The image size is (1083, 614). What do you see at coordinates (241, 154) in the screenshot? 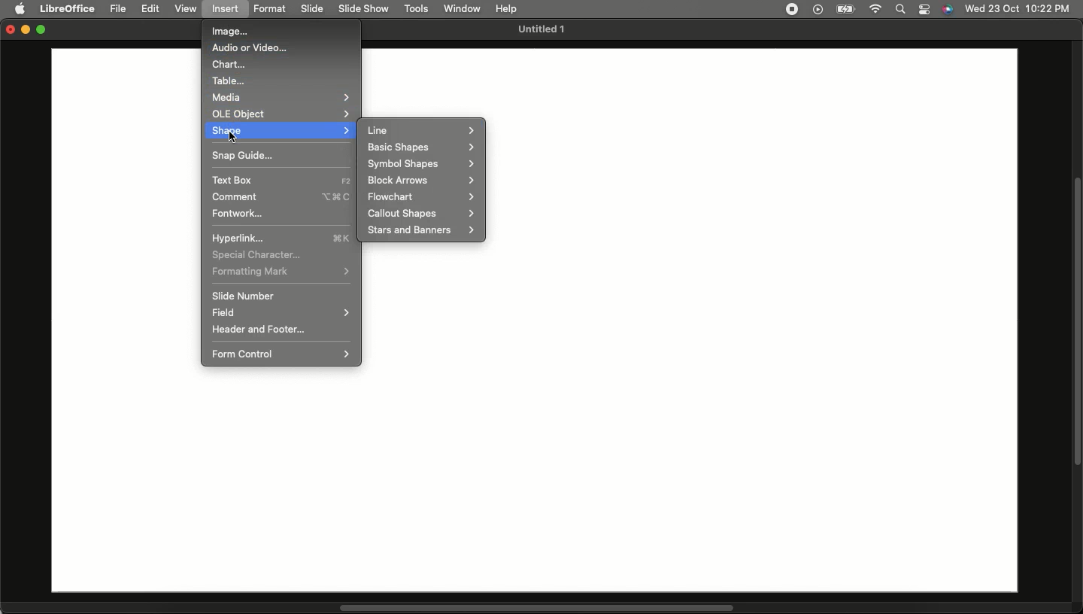
I see `Snap guide` at bounding box center [241, 154].